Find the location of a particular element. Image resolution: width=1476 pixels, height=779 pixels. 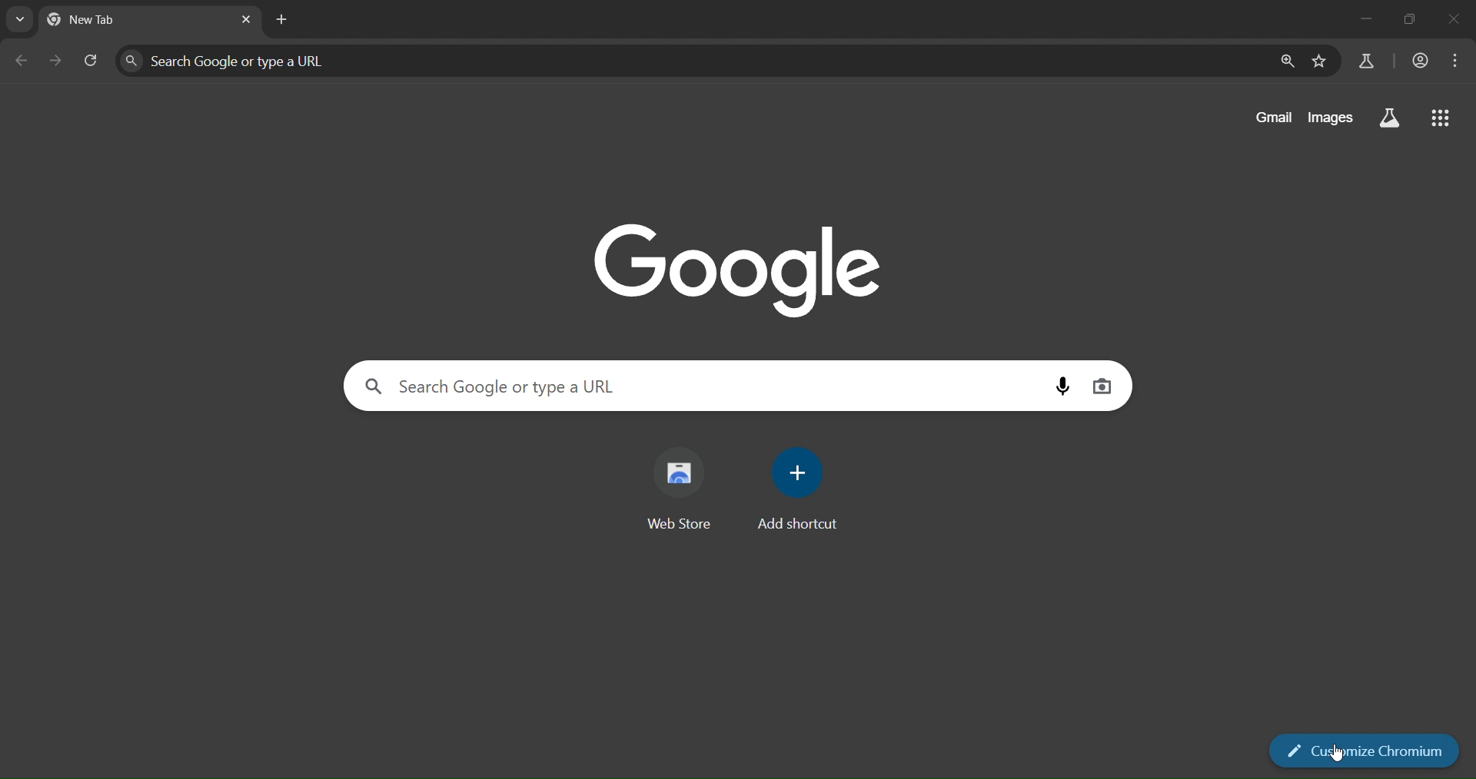

customize chromium is located at coordinates (1361, 748).